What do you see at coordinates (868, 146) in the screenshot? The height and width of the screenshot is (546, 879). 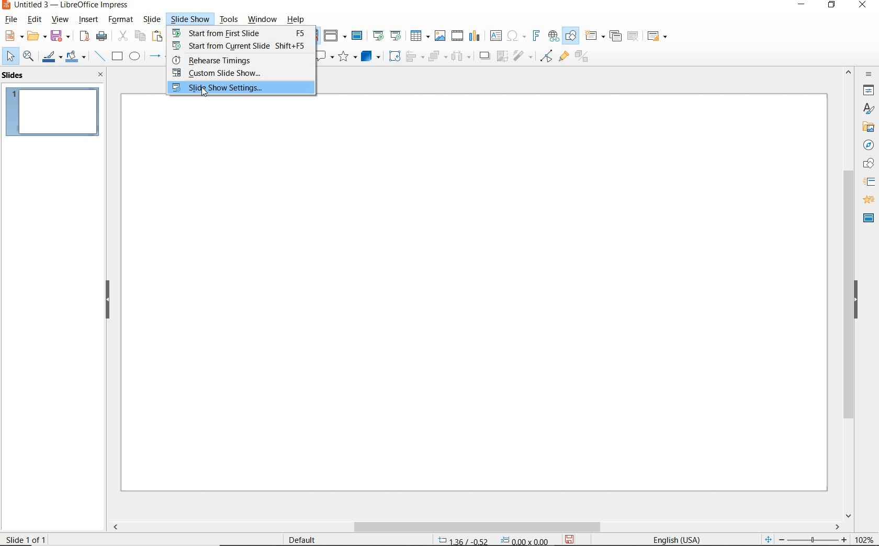 I see `NAVIGATOR` at bounding box center [868, 146].